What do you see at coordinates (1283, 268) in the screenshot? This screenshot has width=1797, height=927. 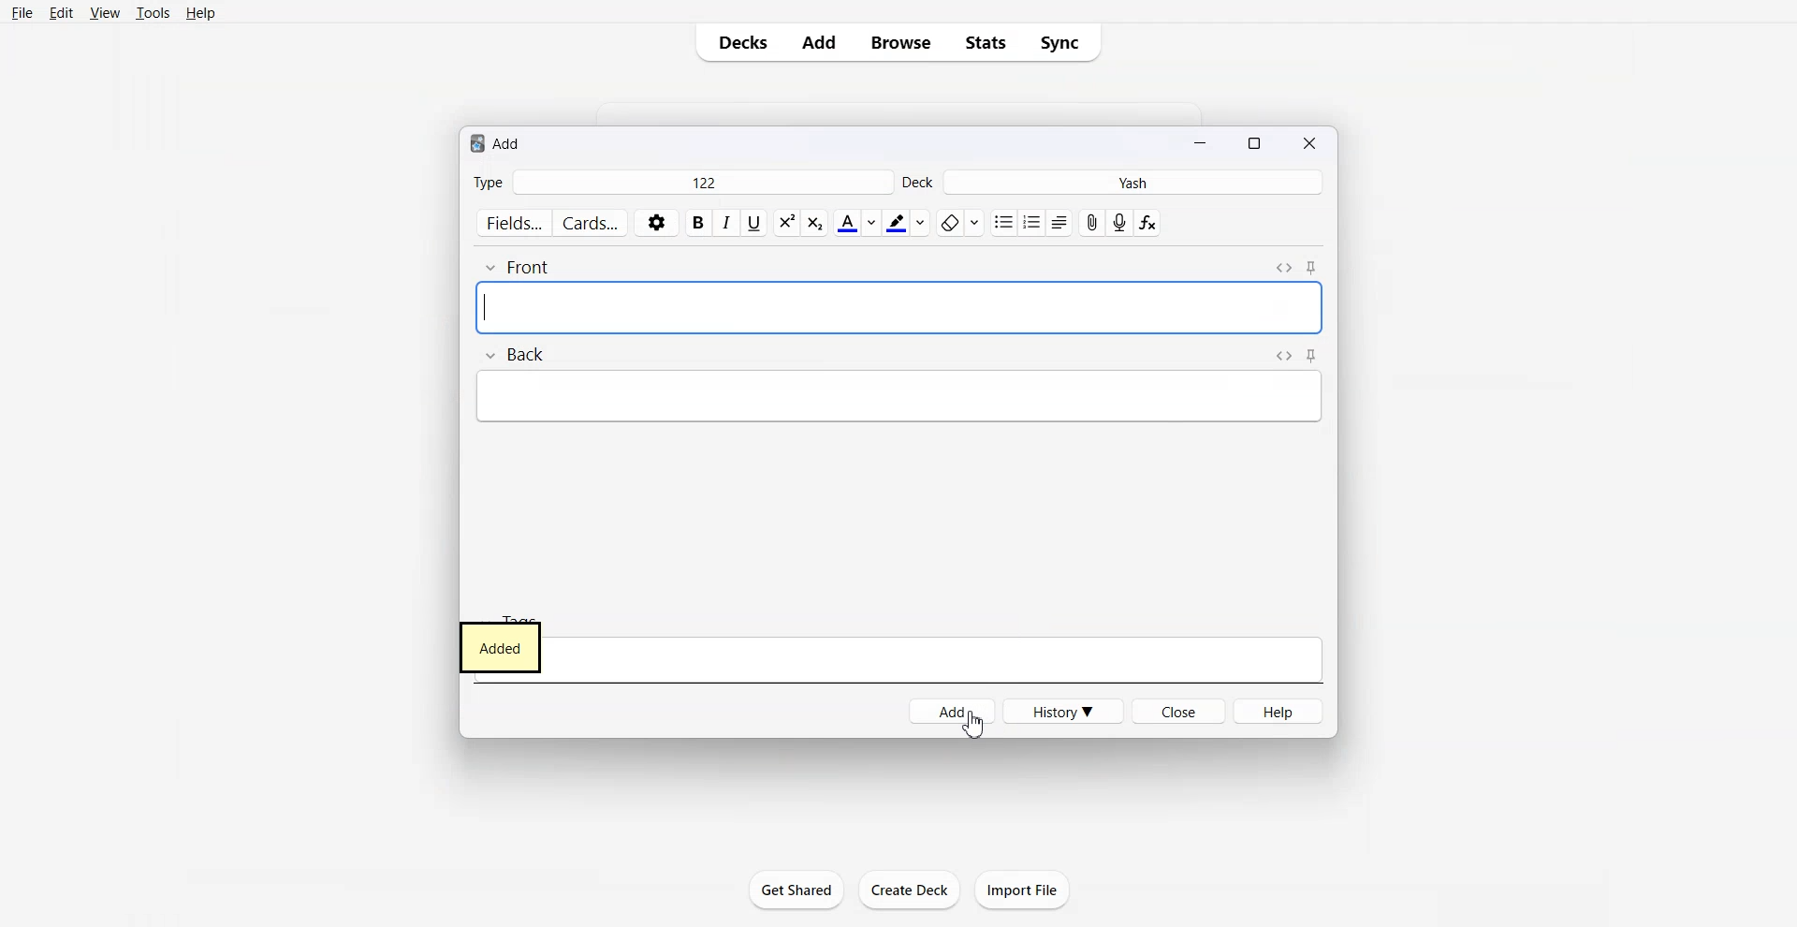 I see `Toggle HTML Editor` at bounding box center [1283, 268].